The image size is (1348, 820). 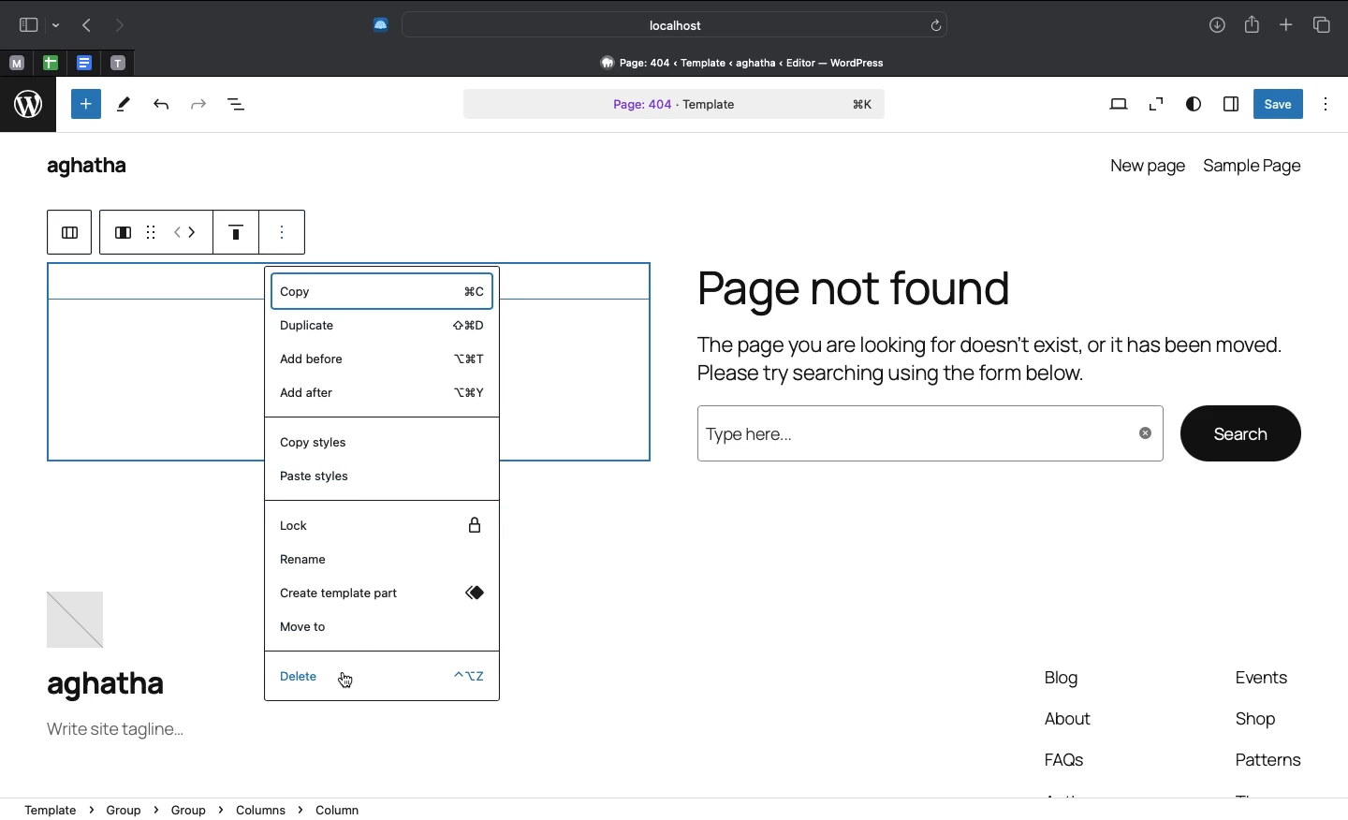 What do you see at coordinates (733, 63) in the screenshot?
I see `Address` at bounding box center [733, 63].